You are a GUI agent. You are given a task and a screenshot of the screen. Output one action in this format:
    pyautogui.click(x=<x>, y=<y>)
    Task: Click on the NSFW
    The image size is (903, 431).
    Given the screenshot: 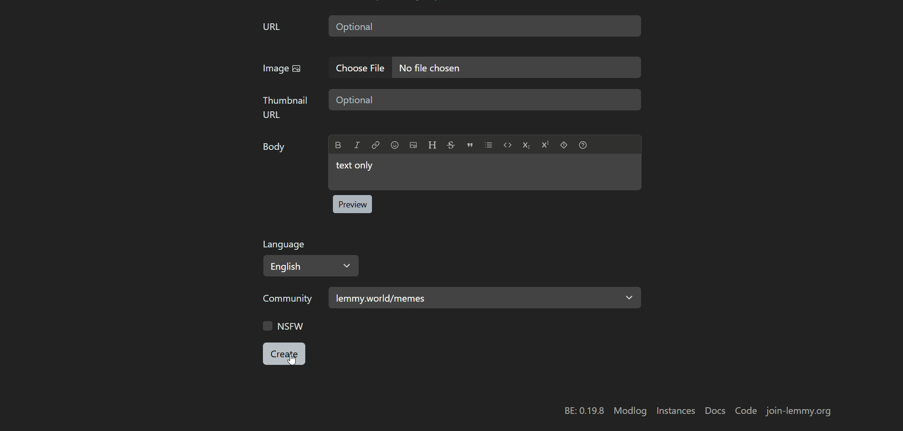 What is the action you would take?
    pyautogui.click(x=283, y=325)
    